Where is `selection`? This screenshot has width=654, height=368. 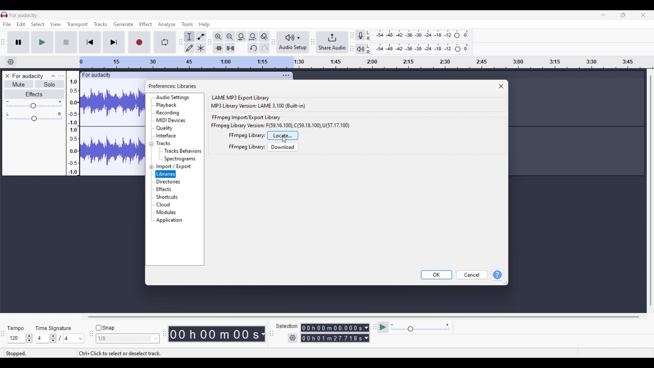
selection is located at coordinates (287, 326).